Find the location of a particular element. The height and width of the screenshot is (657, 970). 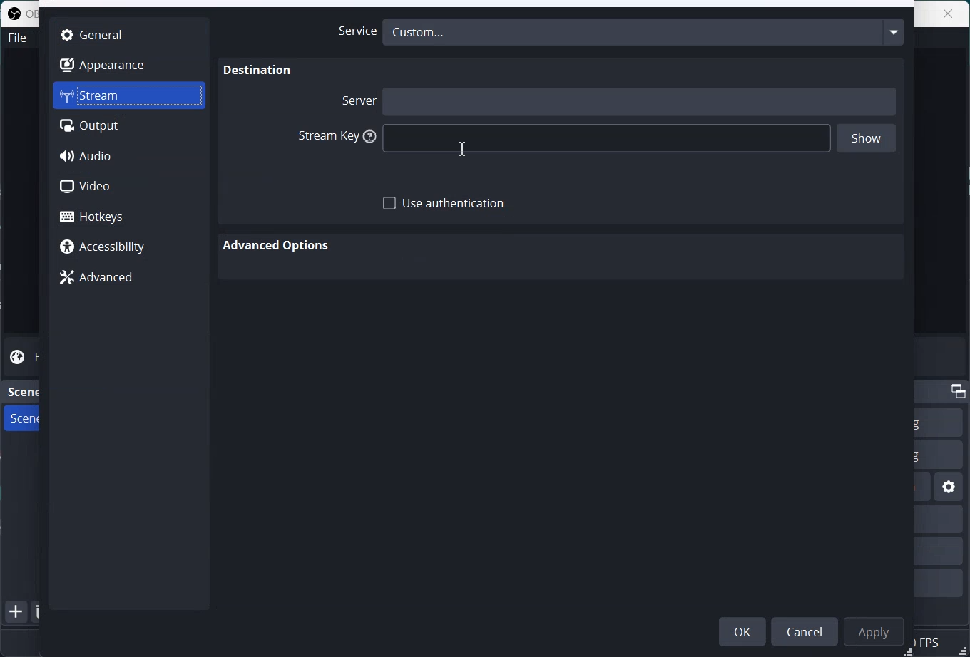

Output is located at coordinates (129, 126).